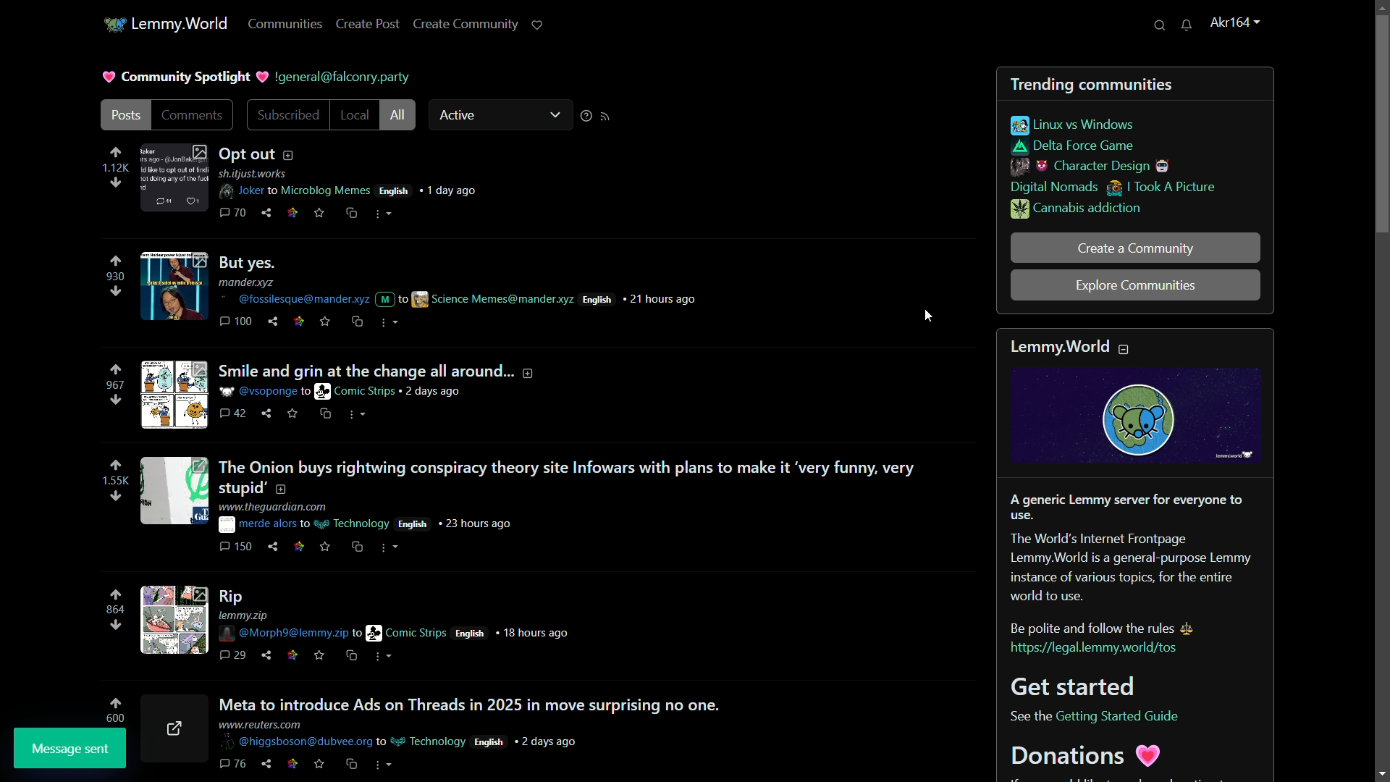 This screenshot has width=1390, height=782. Describe the element at coordinates (275, 321) in the screenshot. I see `share` at that location.